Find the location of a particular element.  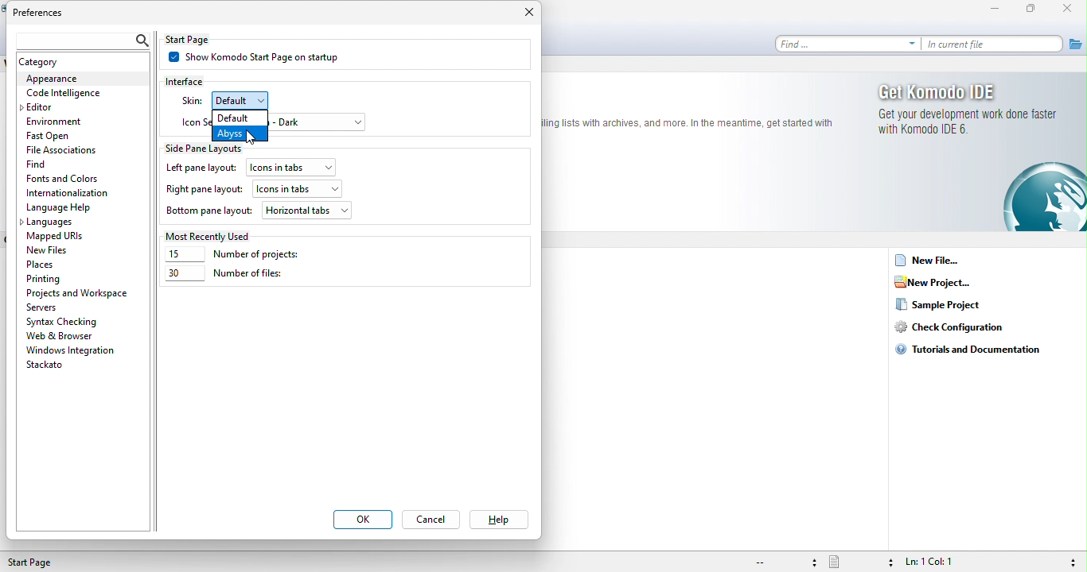

start page is located at coordinates (38, 562).